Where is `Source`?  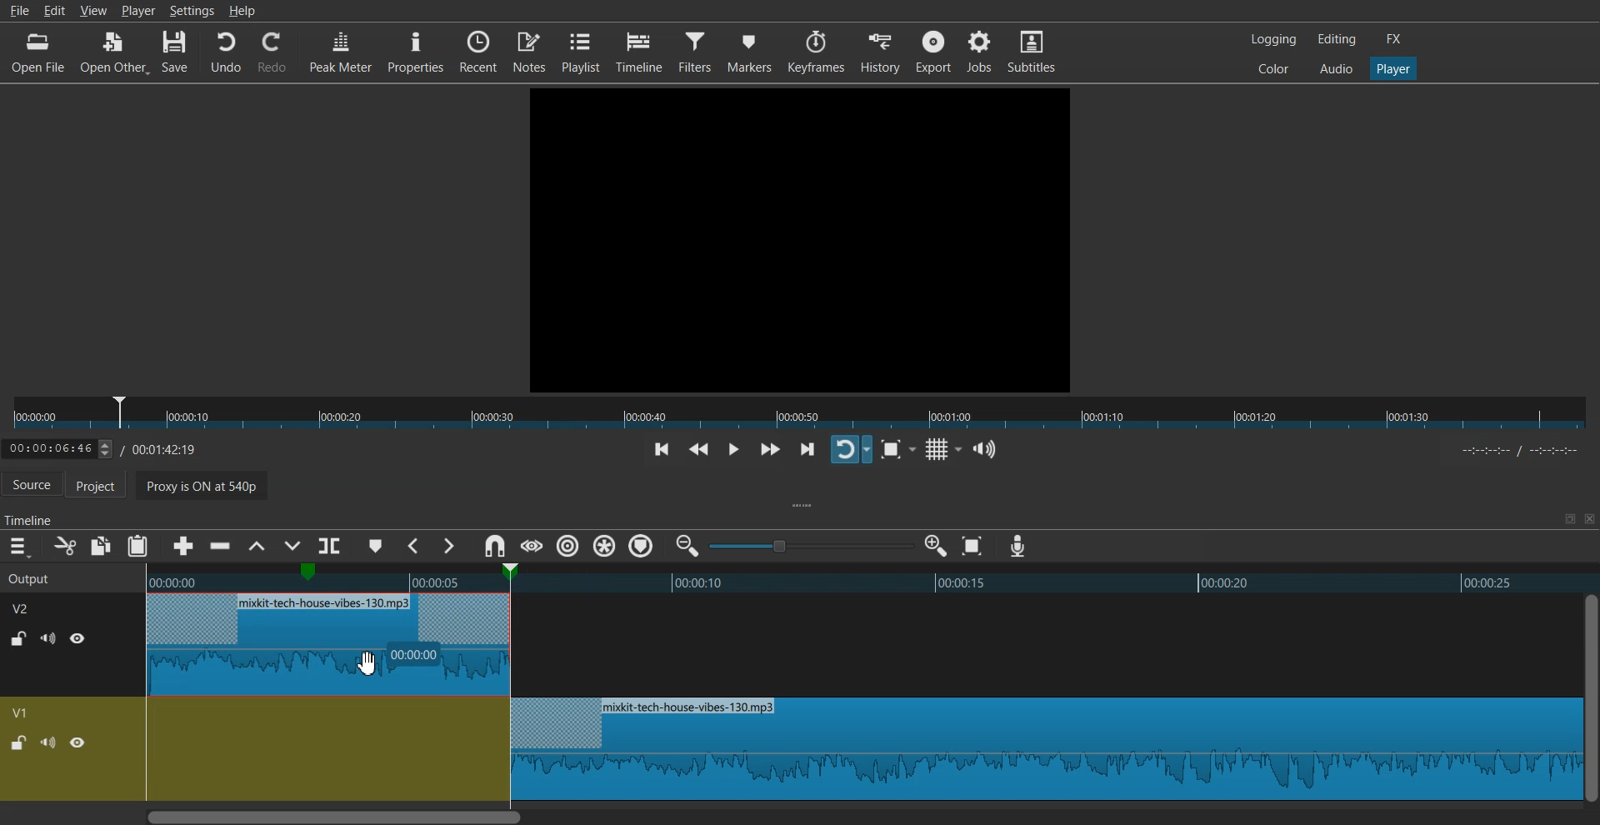
Source is located at coordinates (32, 486).